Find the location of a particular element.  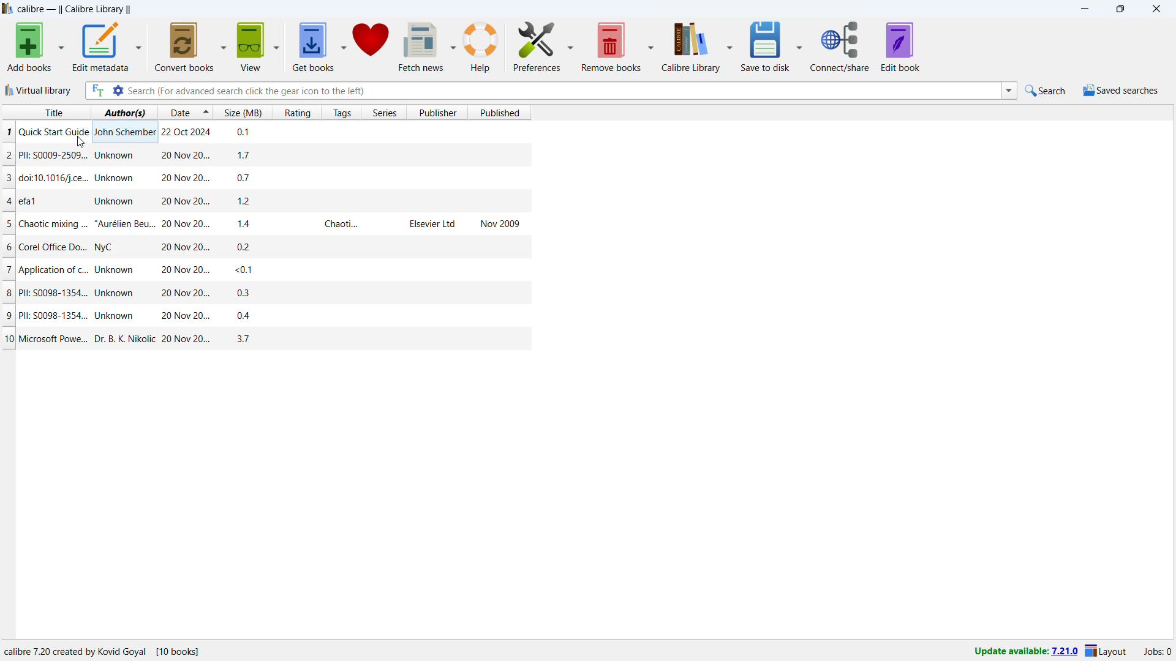

remove books options is located at coordinates (650, 45).